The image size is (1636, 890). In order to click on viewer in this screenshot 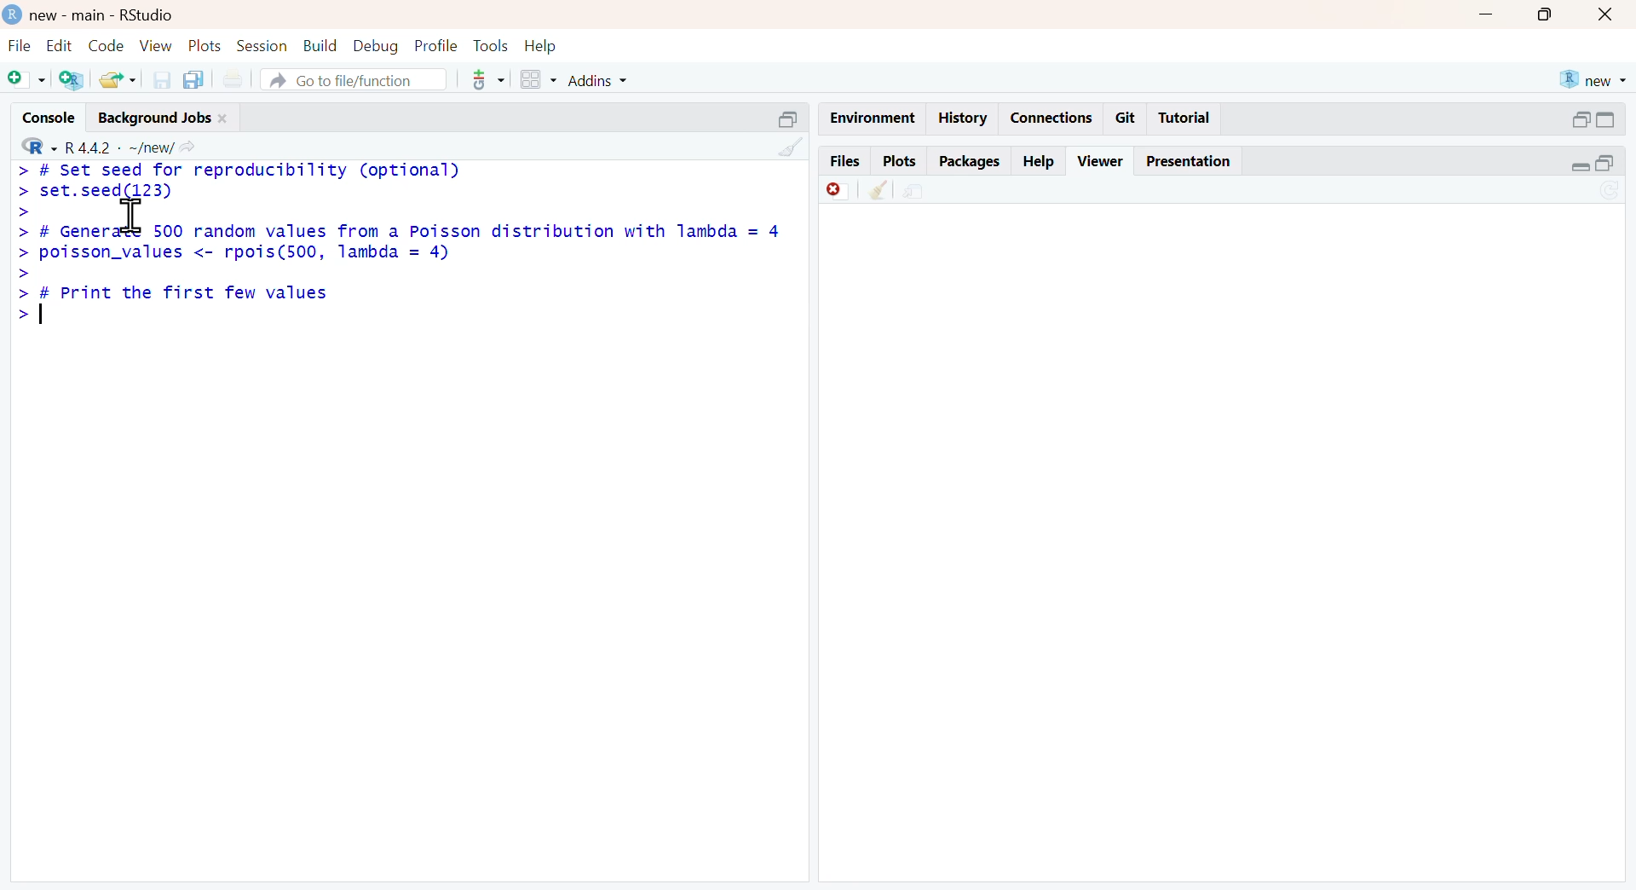, I will do `click(1103, 161)`.